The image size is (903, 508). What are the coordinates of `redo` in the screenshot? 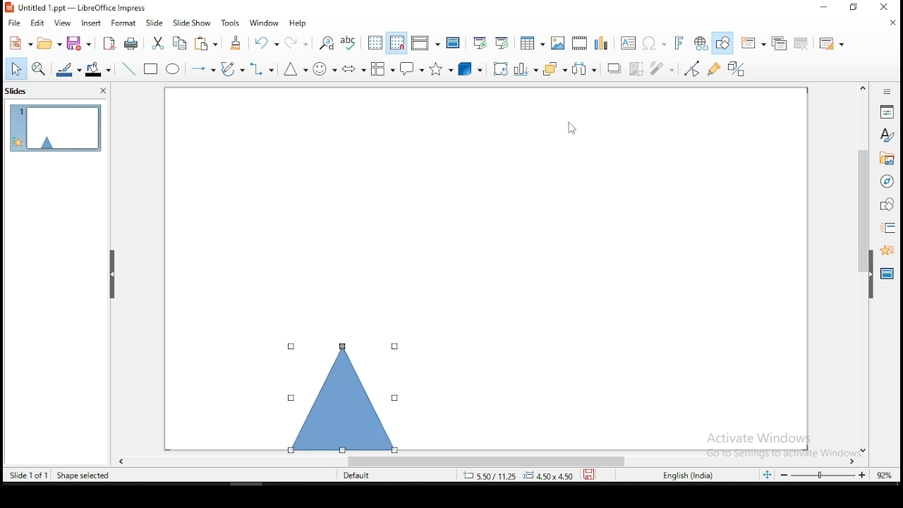 It's located at (296, 42).